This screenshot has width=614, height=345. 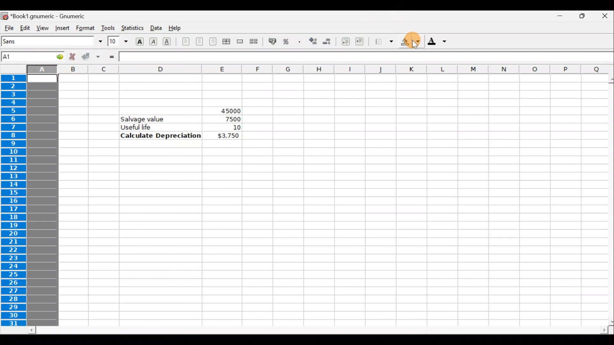 I want to click on File, so click(x=8, y=28).